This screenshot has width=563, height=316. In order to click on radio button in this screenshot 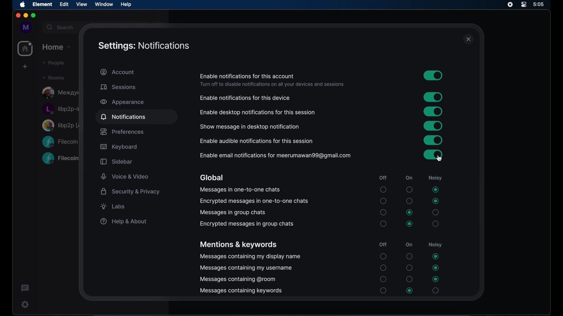, I will do `click(435, 201)`.